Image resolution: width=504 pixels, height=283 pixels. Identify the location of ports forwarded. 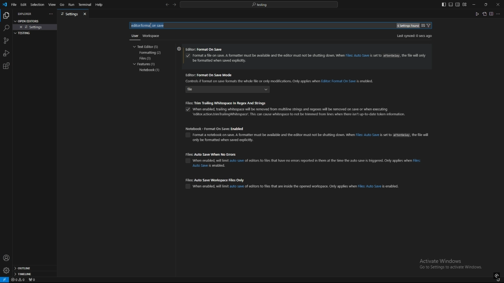
(33, 280).